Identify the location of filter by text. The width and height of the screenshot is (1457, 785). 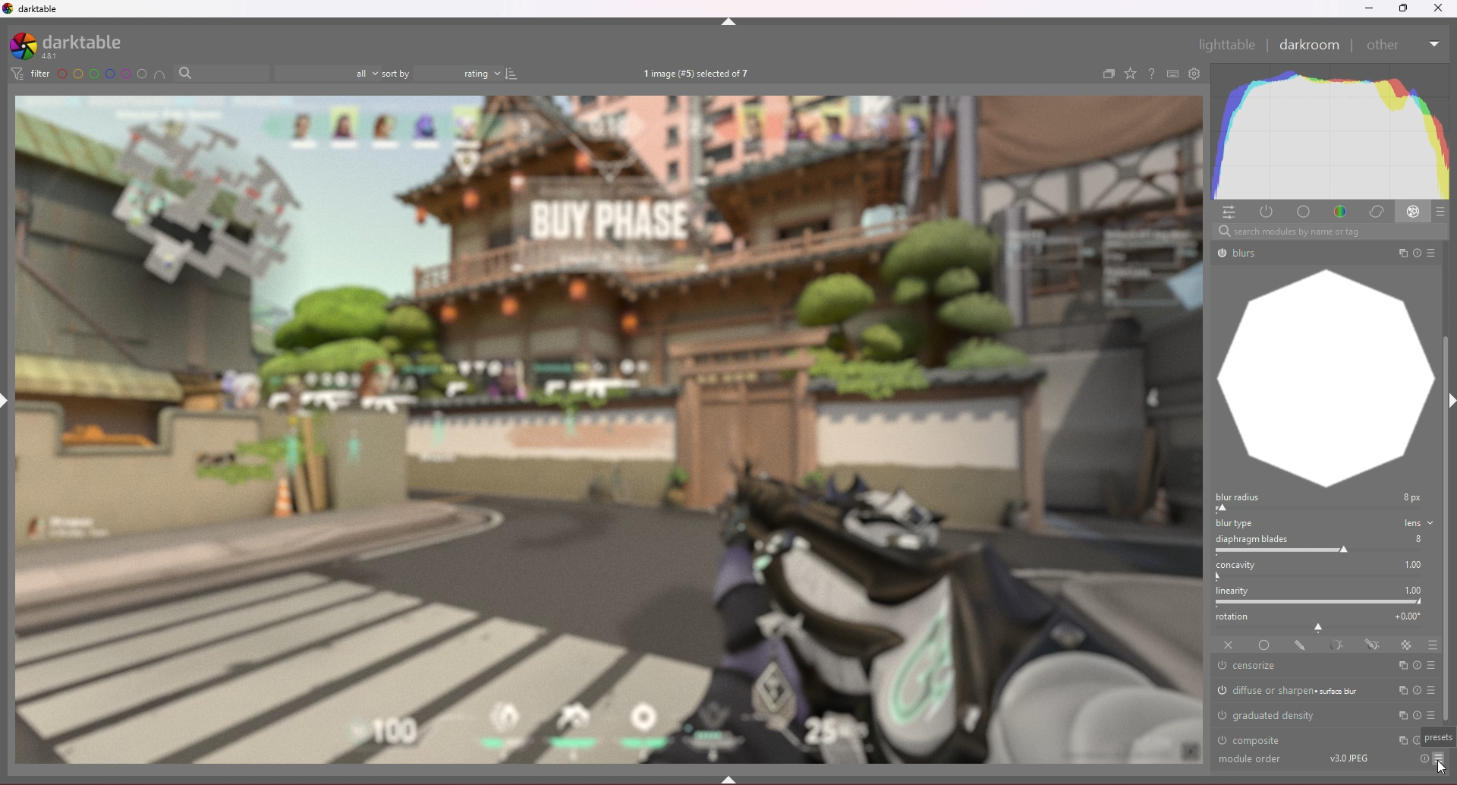
(222, 72).